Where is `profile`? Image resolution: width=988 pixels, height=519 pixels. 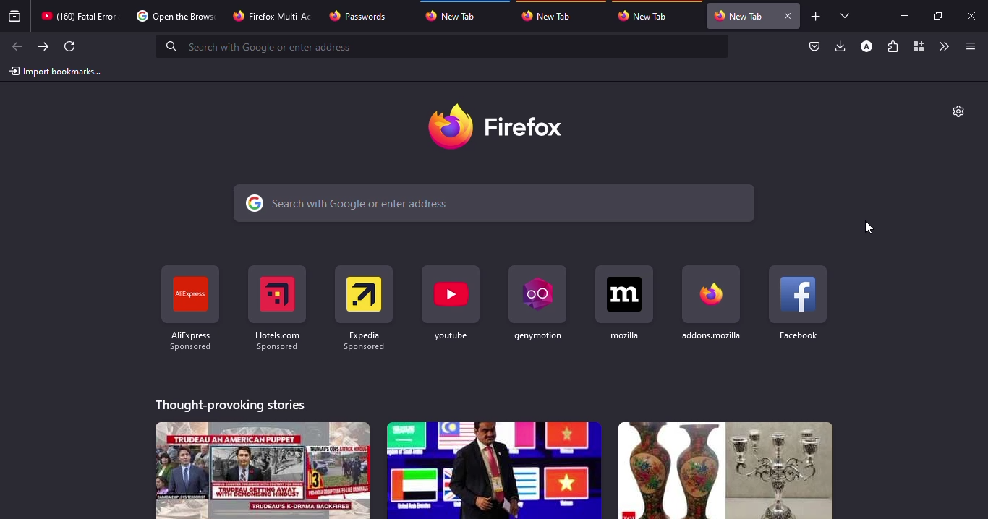
profile is located at coordinates (866, 46).